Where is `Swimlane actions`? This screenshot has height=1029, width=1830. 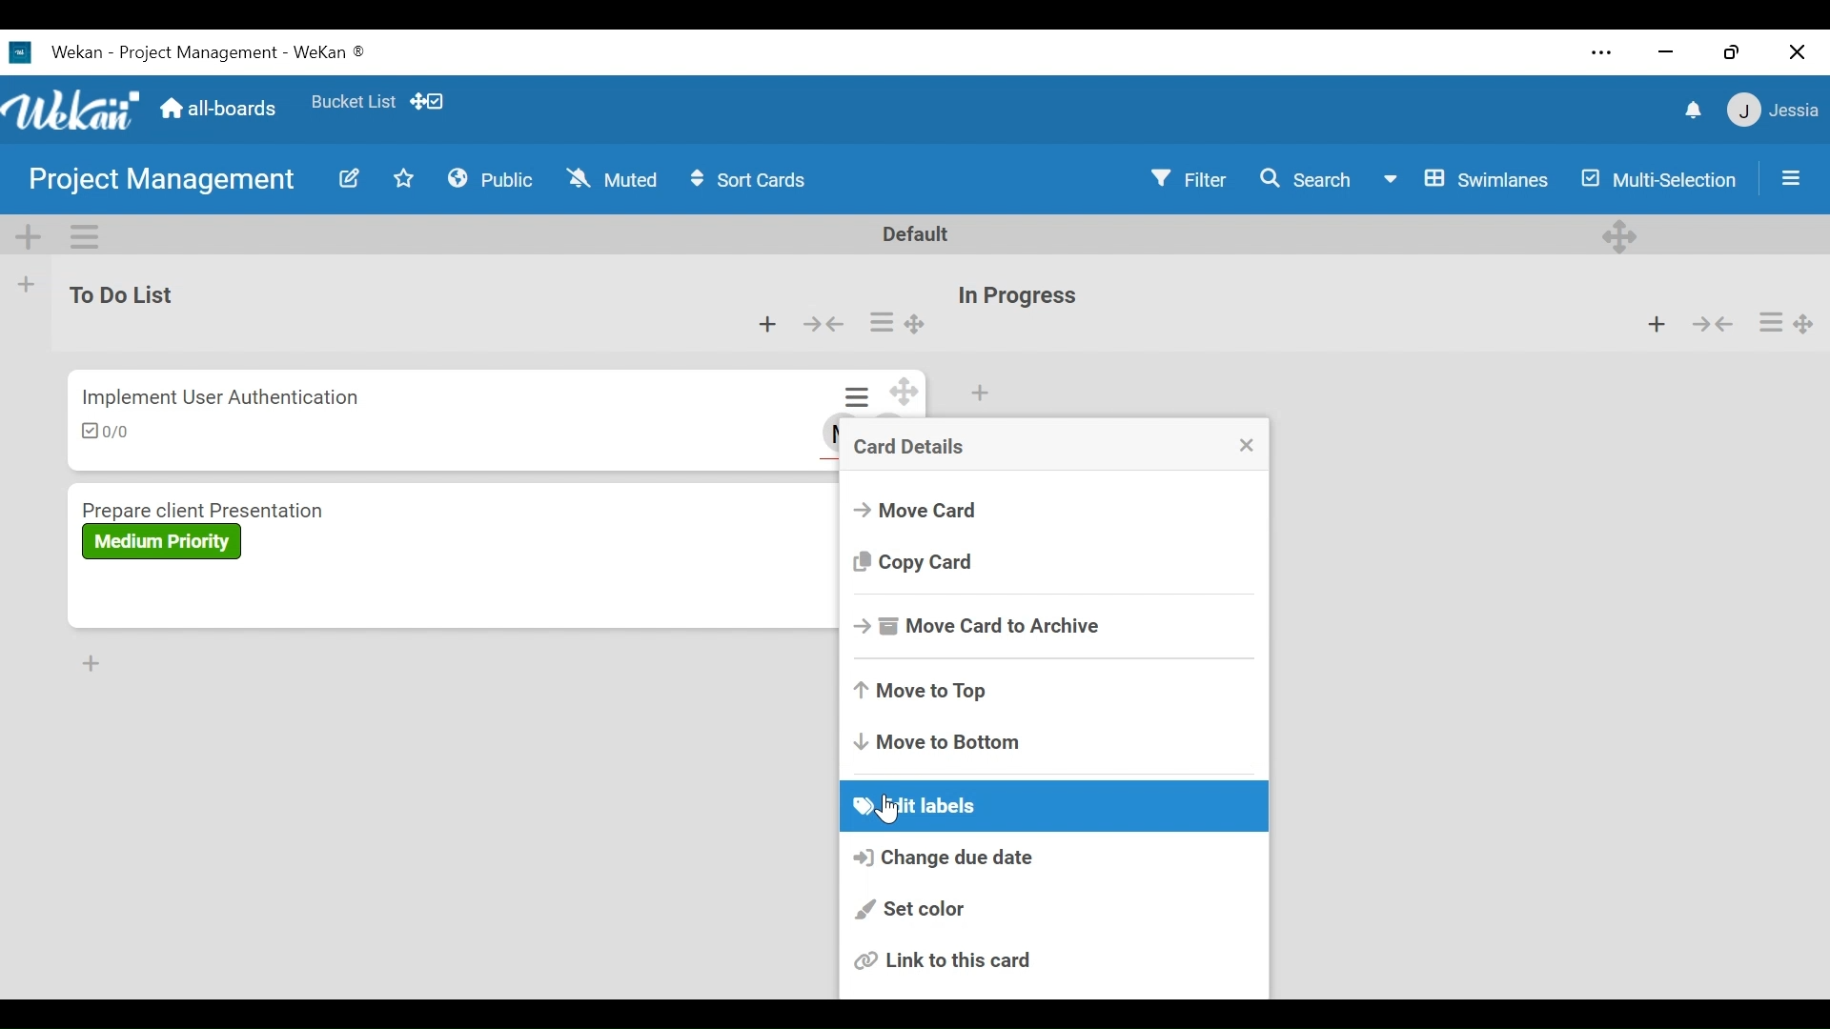 Swimlane actions is located at coordinates (87, 233).